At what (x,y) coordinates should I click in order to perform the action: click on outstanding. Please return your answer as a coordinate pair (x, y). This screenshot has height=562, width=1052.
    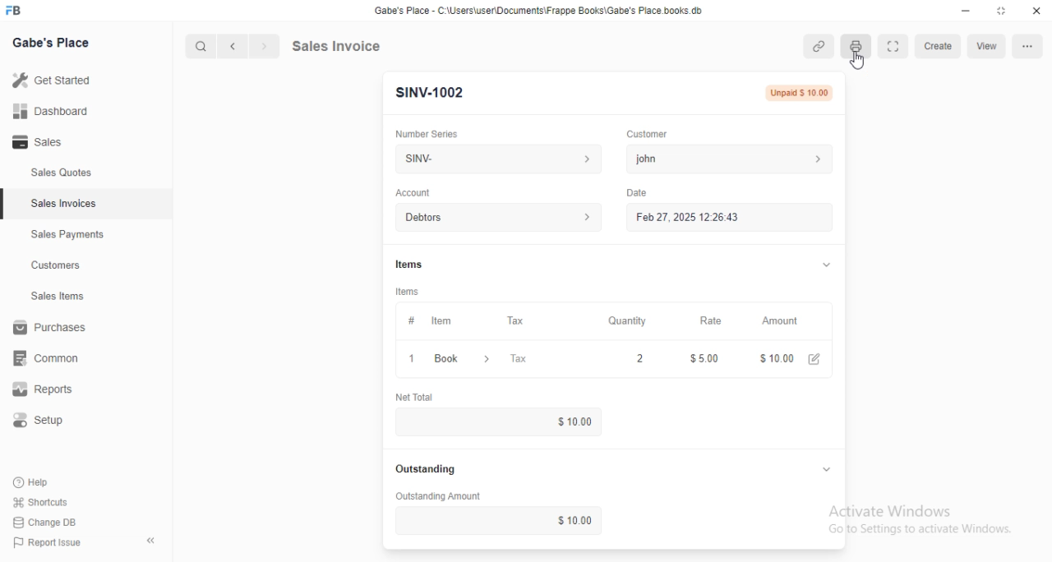
    Looking at the image, I should click on (427, 469).